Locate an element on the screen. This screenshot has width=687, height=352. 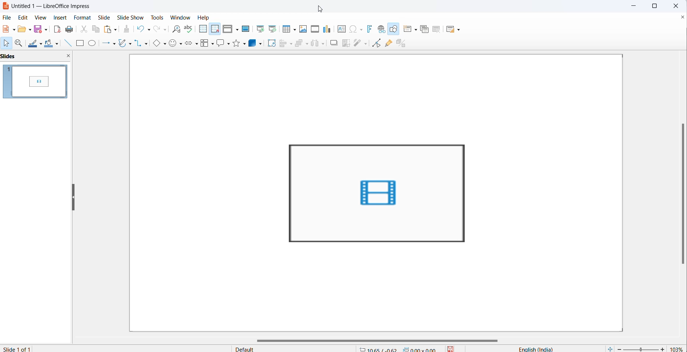
fill color options is located at coordinates (56, 45).